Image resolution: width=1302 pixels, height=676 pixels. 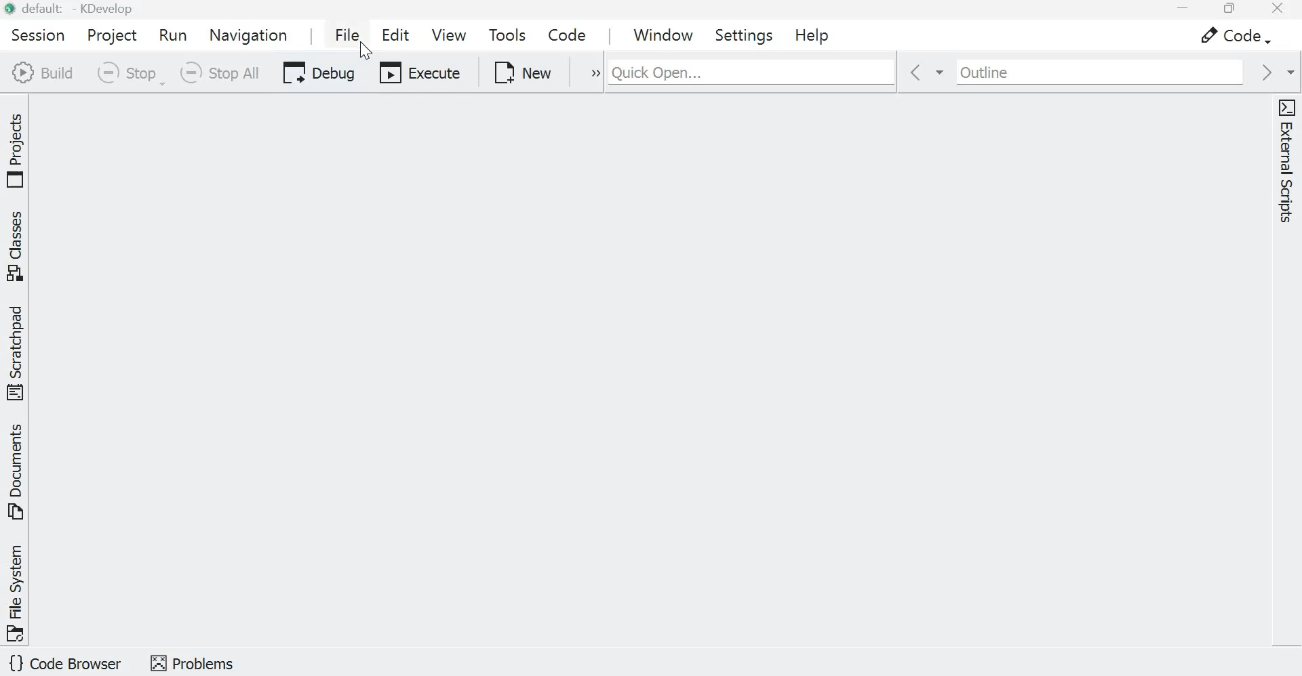 I want to click on more options, so click(x=586, y=73).